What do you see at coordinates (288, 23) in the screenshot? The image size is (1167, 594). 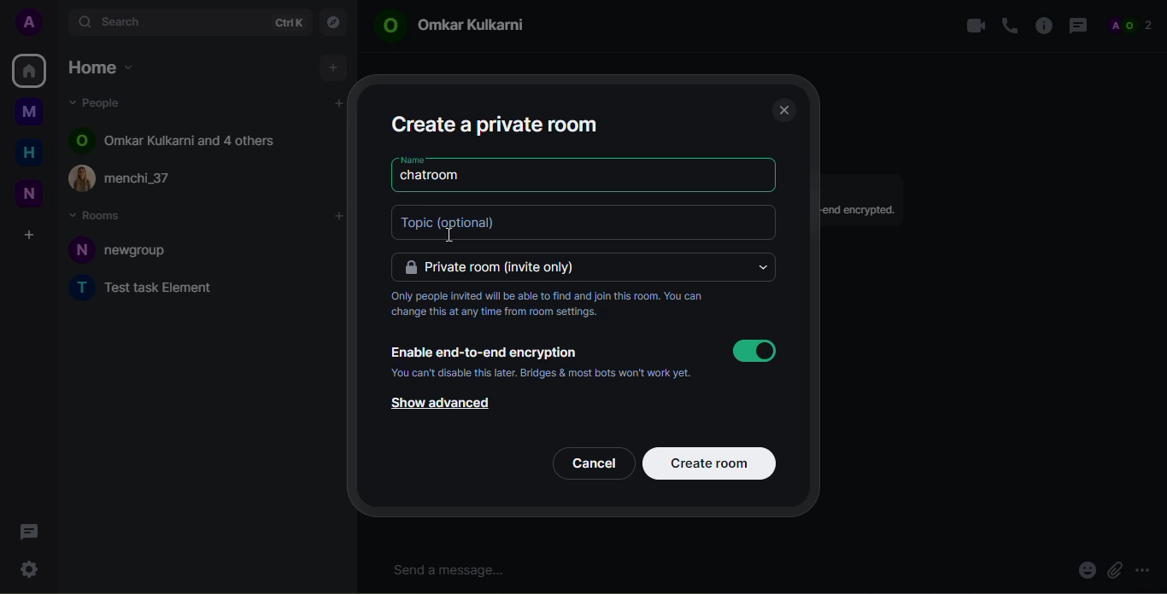 I see `ctrlK` at bounding box center [288, 23].